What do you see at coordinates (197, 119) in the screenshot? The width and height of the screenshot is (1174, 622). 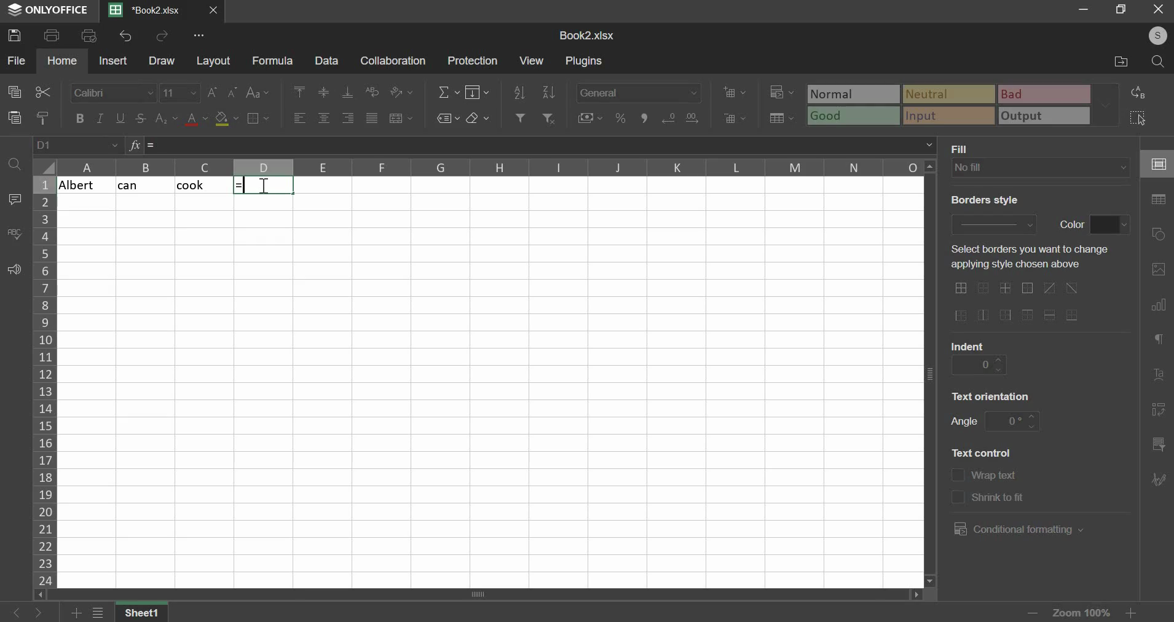 I see `text color` at bounding box center [197, 119].